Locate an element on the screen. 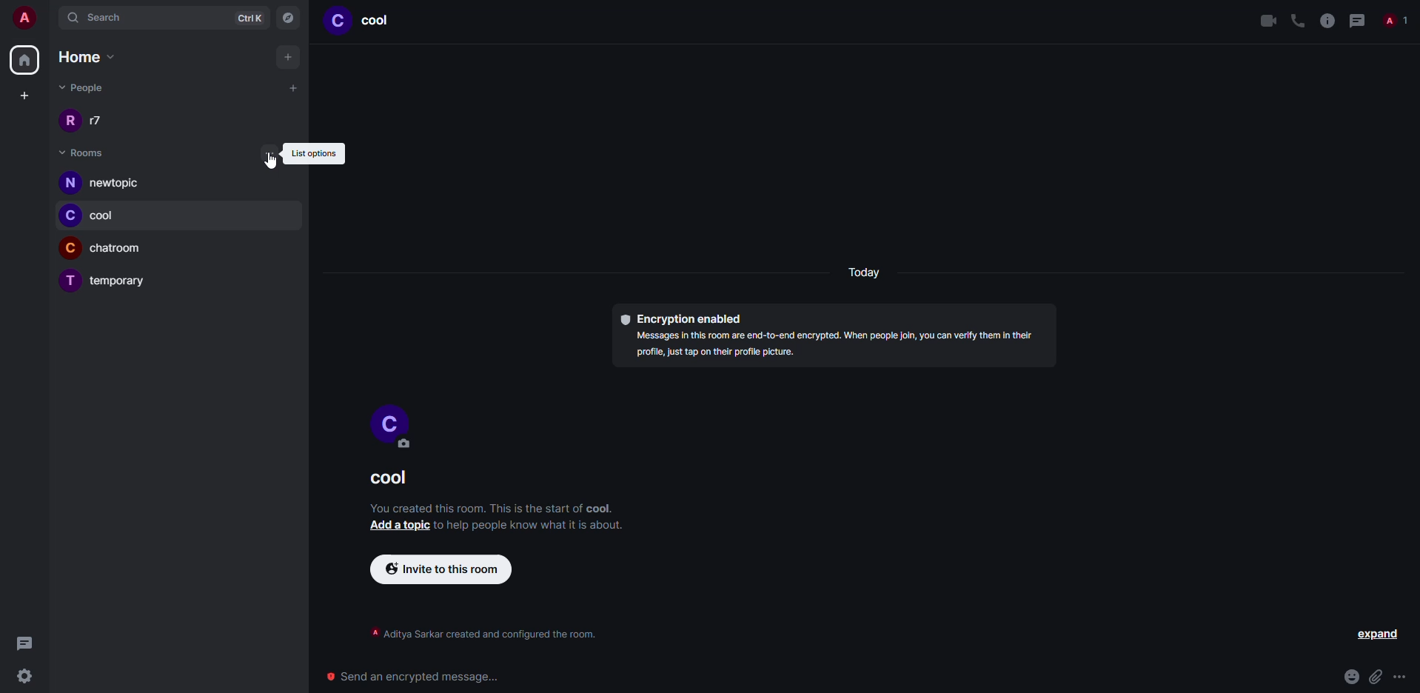 This screenshot has height=693, width=1420. expand is located at coordinates (1382, 632).